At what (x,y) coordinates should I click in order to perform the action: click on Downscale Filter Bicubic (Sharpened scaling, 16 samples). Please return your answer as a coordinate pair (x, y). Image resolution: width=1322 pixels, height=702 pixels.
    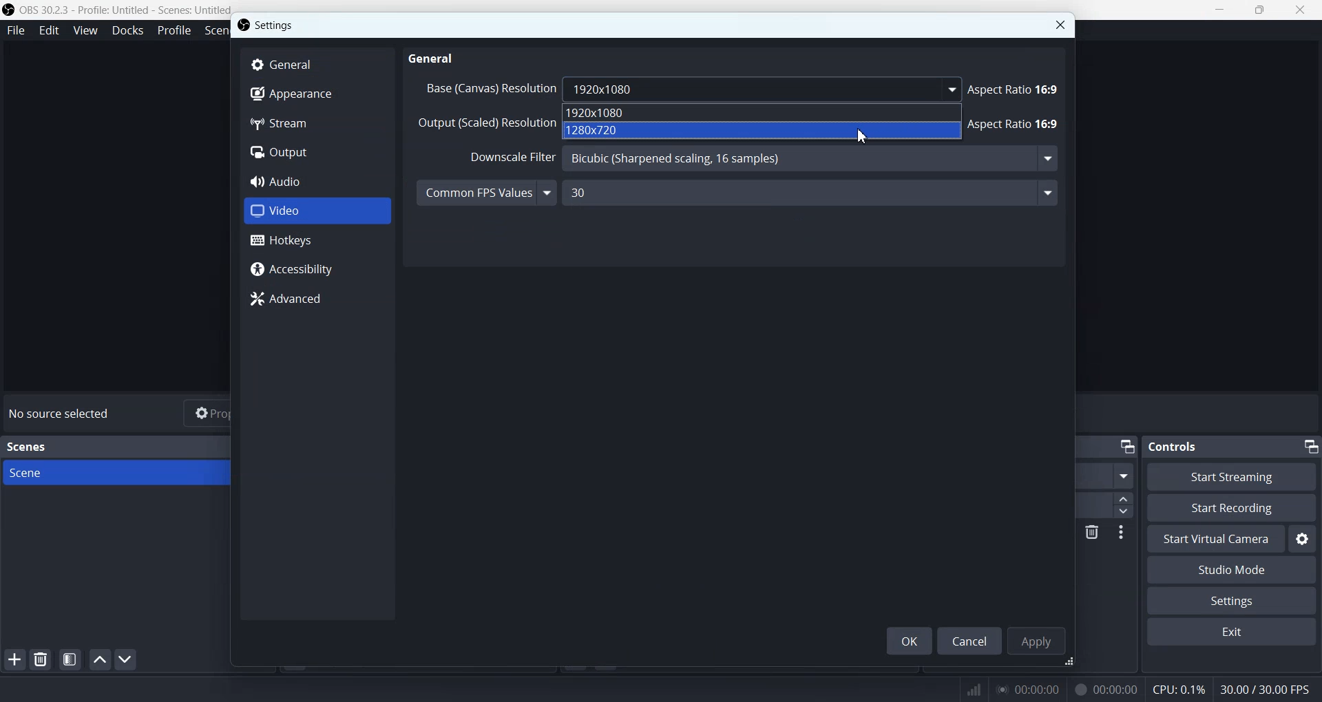
    Looking at the image, I should click on (754, 160).